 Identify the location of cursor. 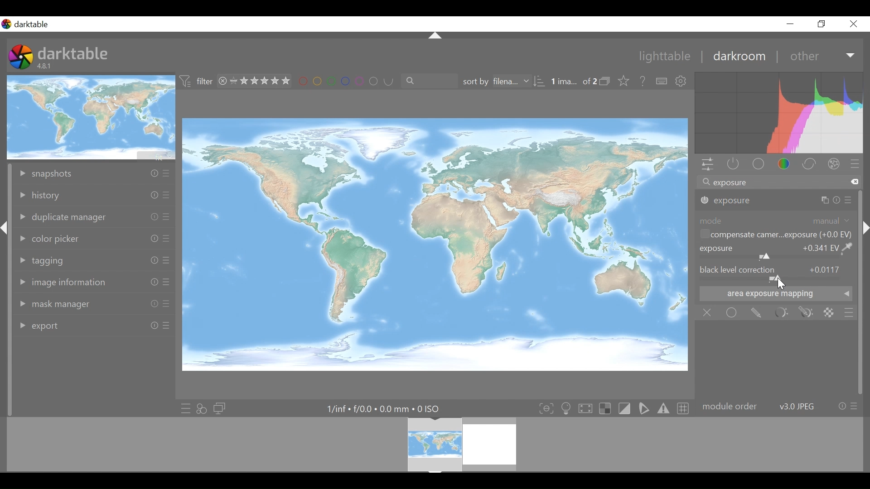
(781, 285).